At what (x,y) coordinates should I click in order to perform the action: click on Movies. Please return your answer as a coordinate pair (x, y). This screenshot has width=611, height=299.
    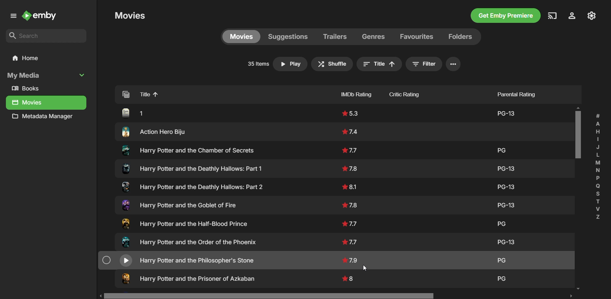
    Looking at the image, I should click on (130, 15).